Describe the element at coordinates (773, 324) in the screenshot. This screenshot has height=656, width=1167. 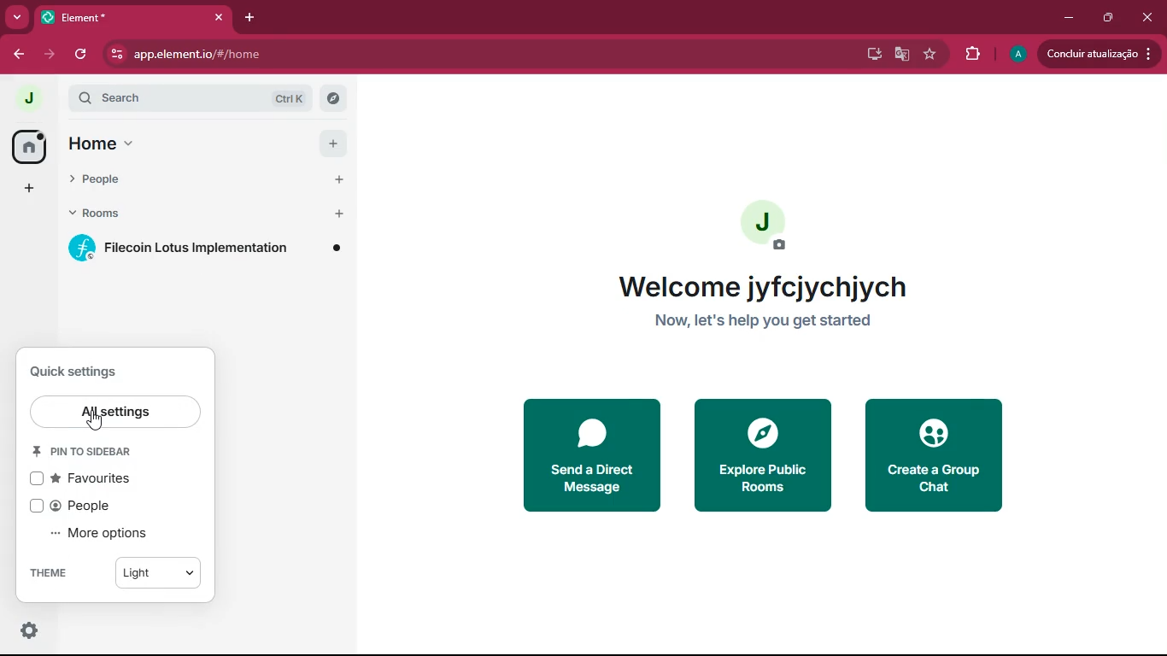
I see `Now, let's help you get started` at that location.